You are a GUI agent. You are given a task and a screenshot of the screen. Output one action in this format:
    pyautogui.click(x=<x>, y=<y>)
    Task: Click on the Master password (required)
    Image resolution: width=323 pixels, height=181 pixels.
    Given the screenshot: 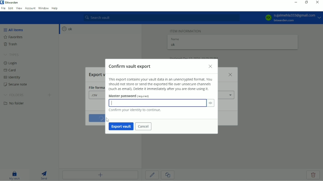 What is the action you would take?
    pyautogui.click(x=131, y=97)
    